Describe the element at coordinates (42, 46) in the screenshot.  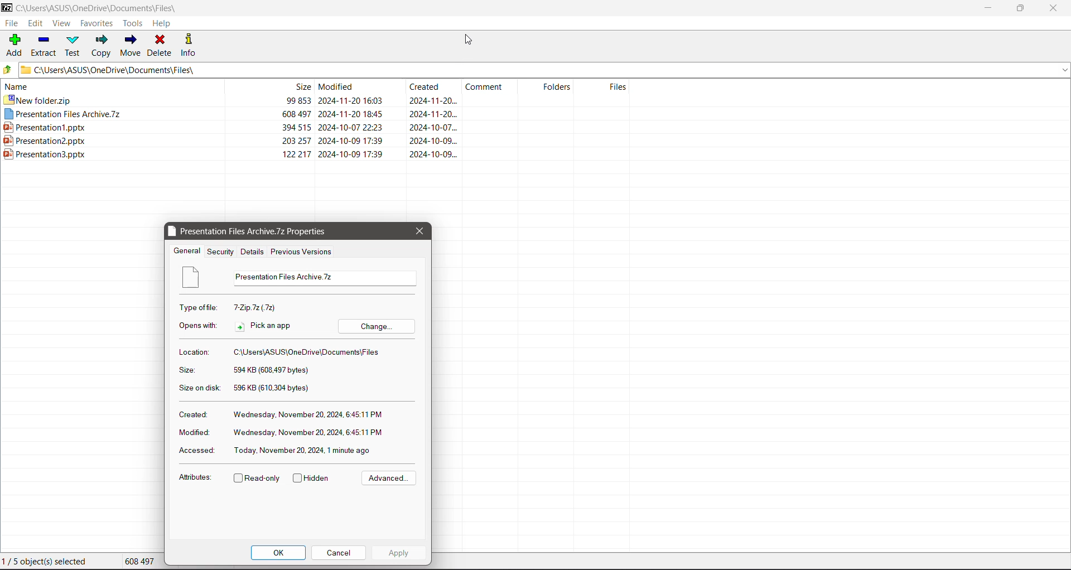
I see `Extract` at that location.